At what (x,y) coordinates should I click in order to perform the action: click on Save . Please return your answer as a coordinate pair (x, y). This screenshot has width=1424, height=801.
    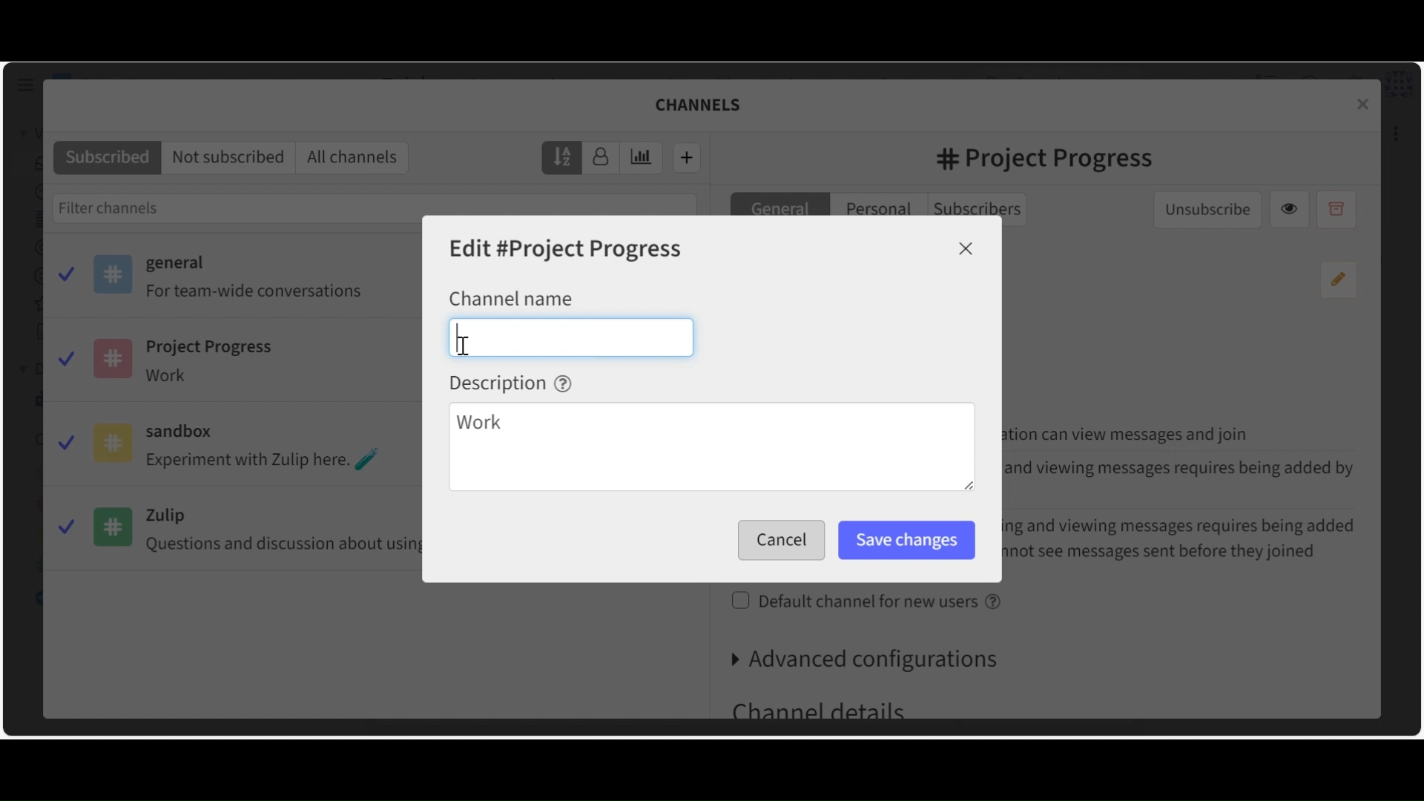
    Looking at the image, I should click on (777, 541).